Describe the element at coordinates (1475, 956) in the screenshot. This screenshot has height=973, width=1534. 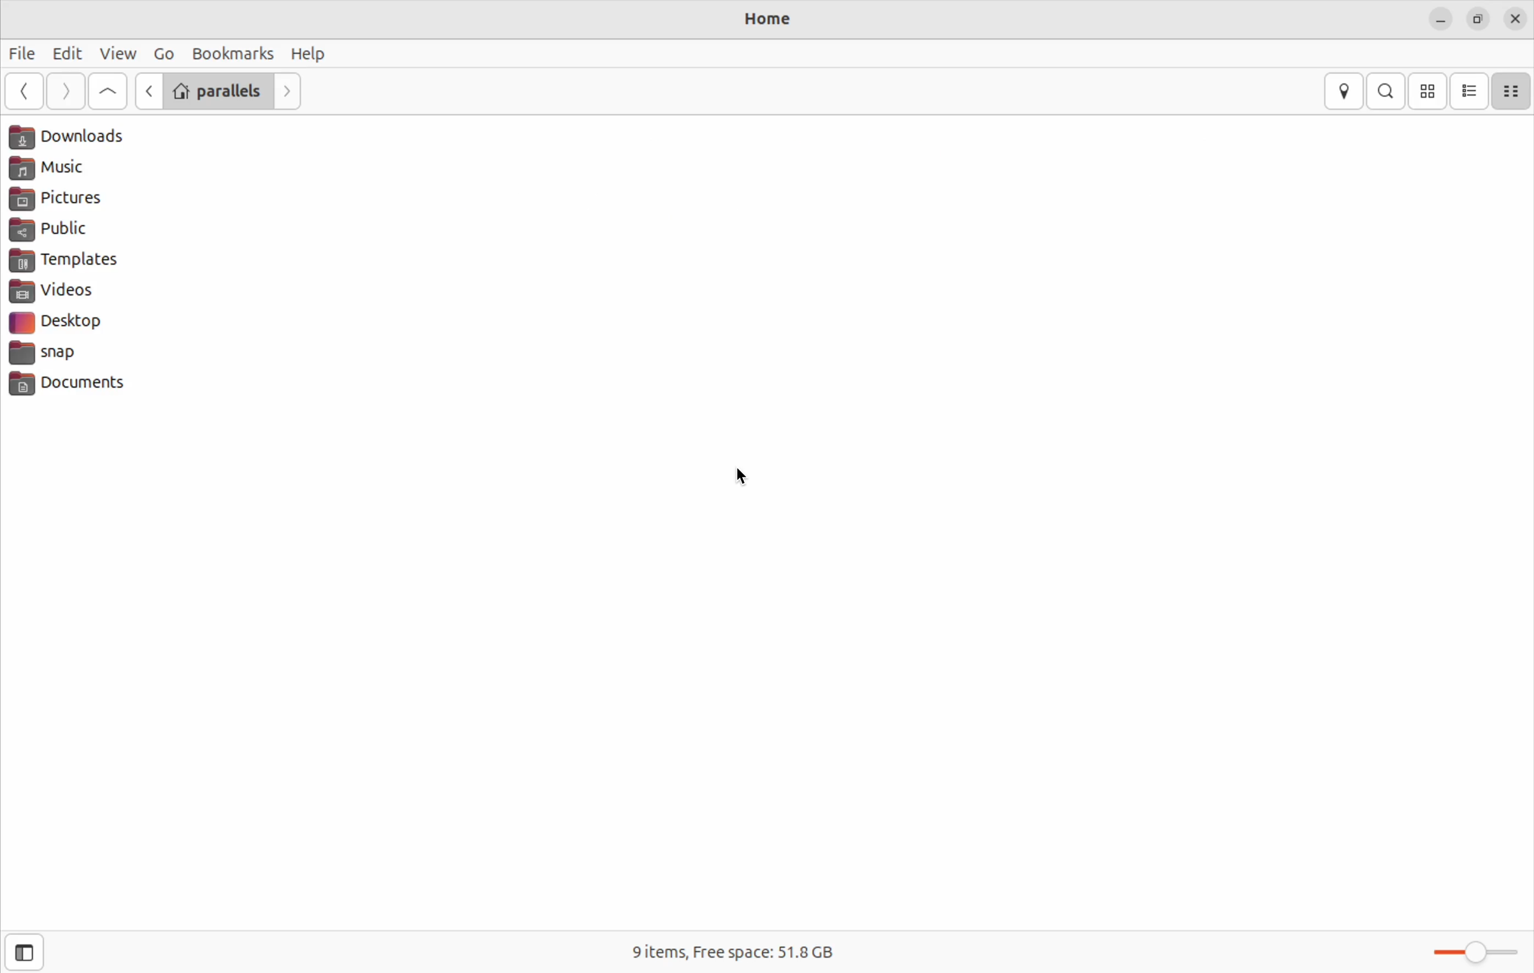
I see `toggle bar` at that location.